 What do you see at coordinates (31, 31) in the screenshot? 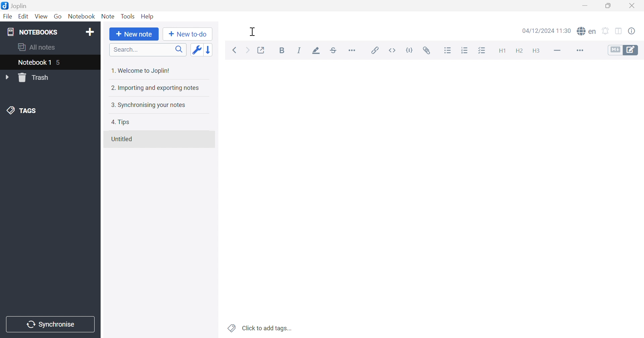
I see `NOTEBOOKS` at bounding box center [31, 31].